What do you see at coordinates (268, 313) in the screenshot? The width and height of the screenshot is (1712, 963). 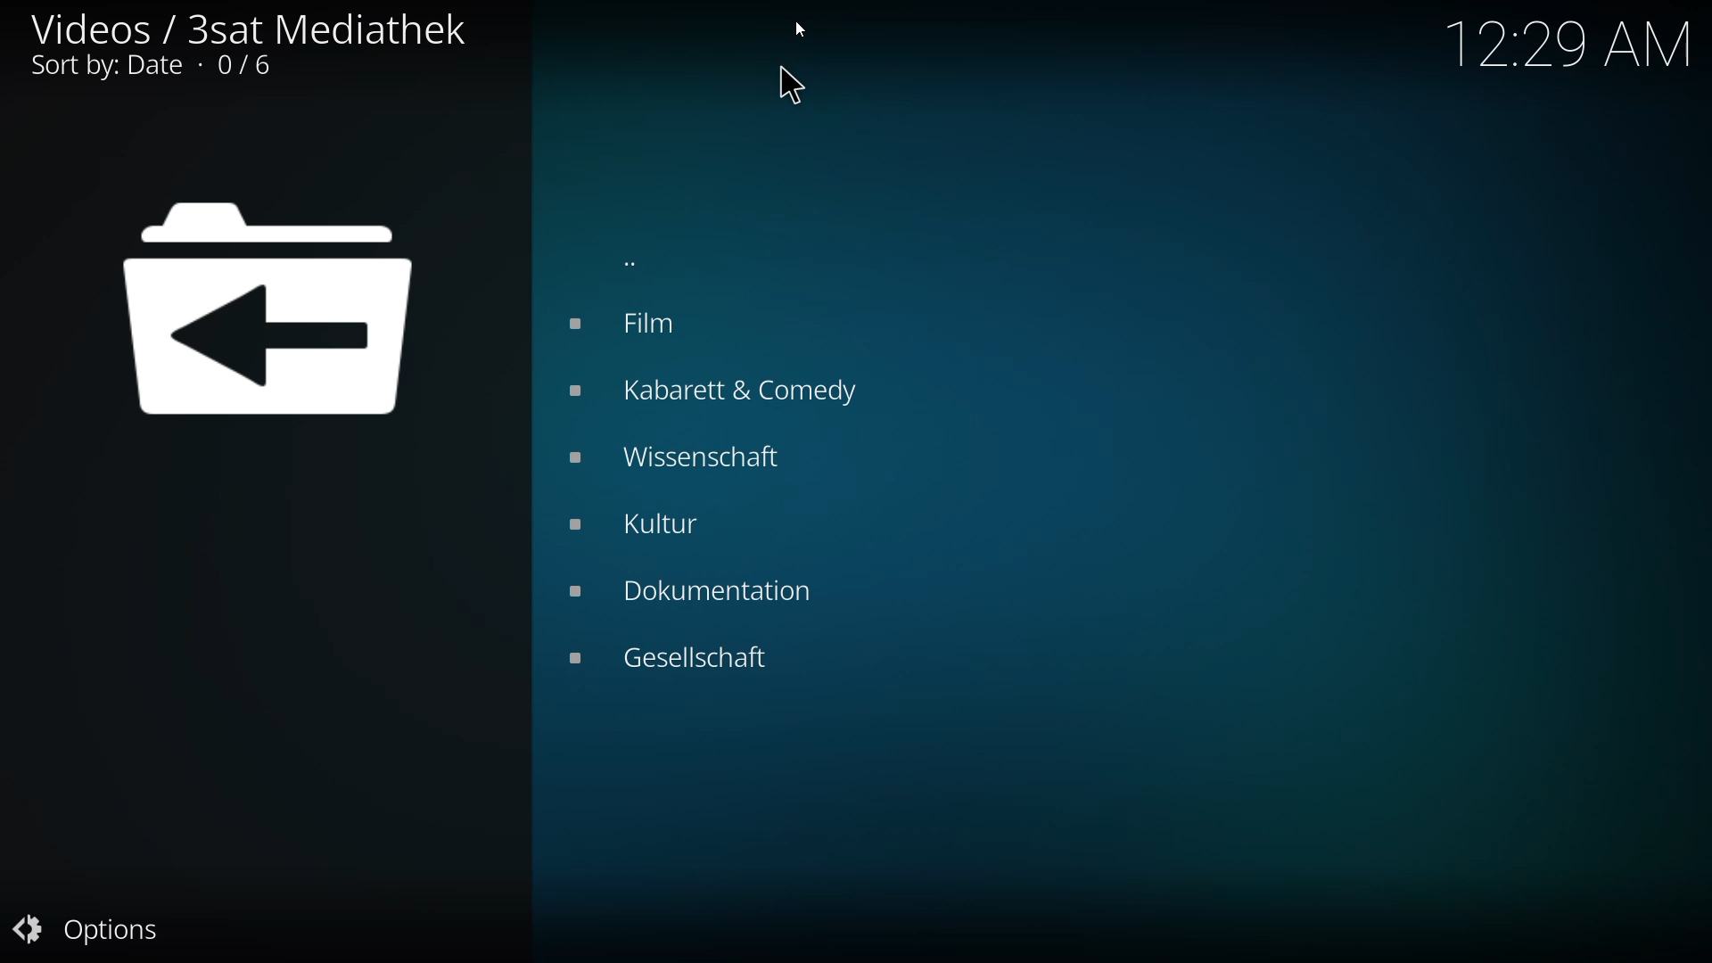 I see `file` at bounding box center [268, 313].